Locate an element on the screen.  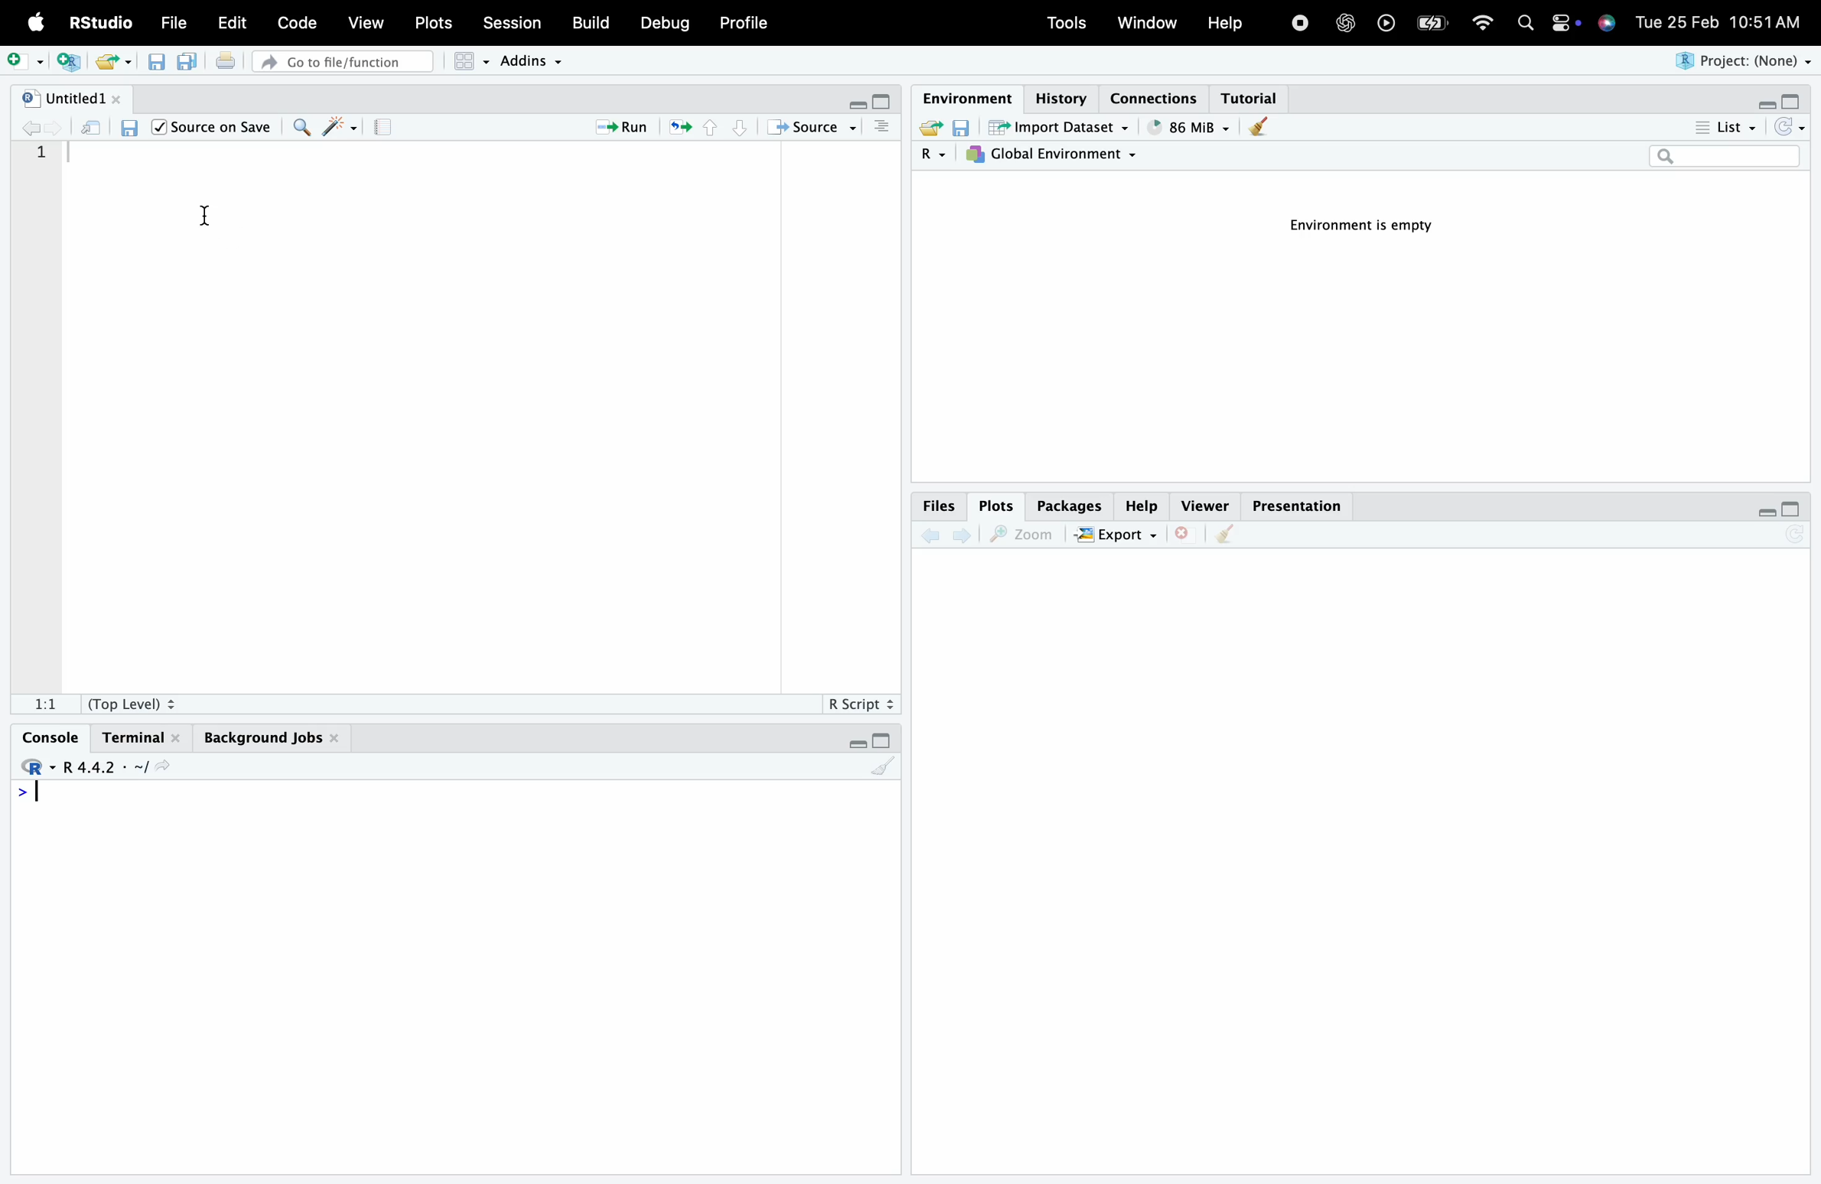
search is located at coordinates (302, 130).